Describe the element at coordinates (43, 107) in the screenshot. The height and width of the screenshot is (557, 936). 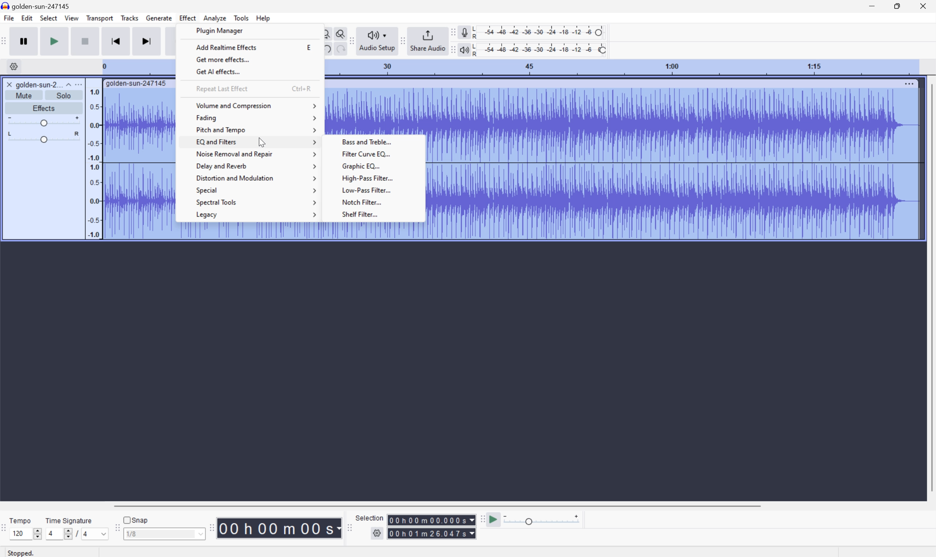
I see `Effects` at that location.